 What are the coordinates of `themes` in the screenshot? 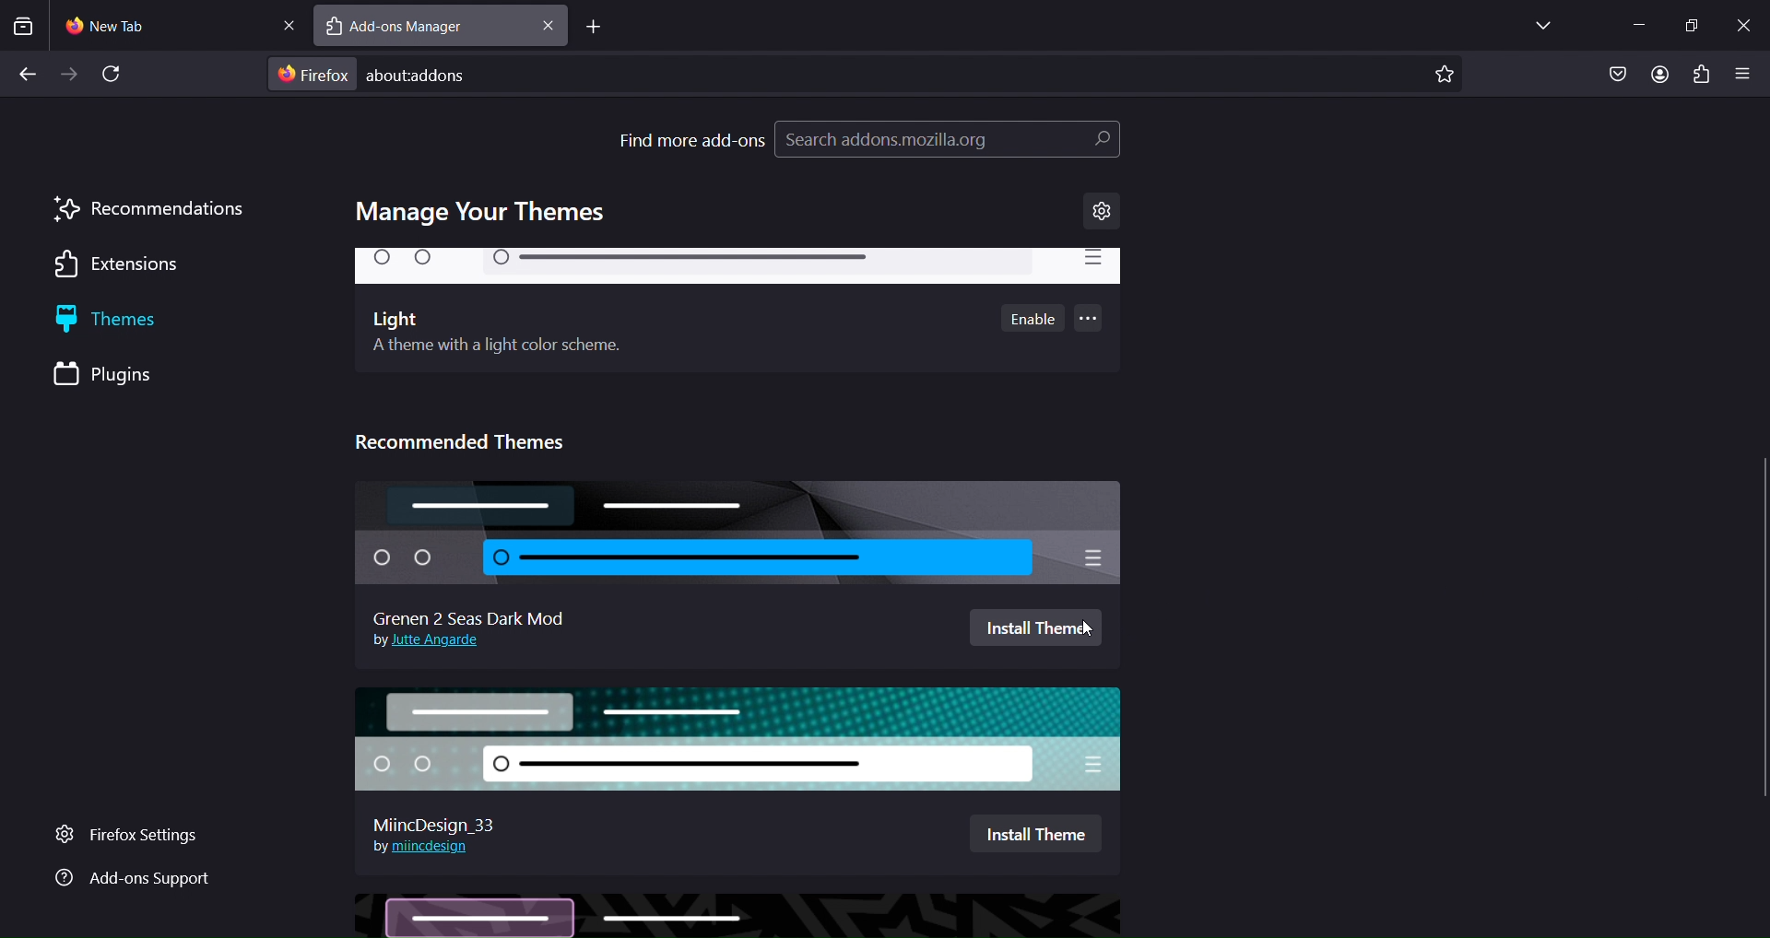 It's located at (131, 322).